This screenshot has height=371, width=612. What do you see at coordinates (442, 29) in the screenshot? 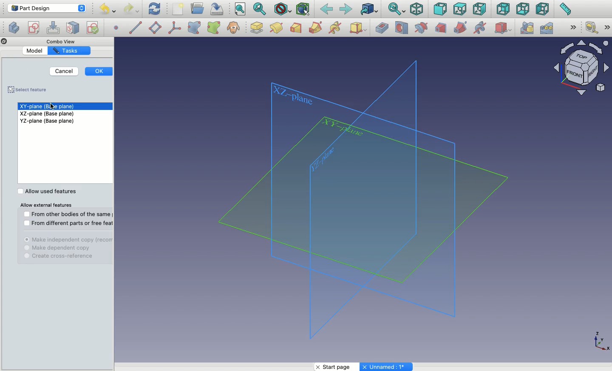
I see `Subtractive loft` at bounding box center [442, 29].